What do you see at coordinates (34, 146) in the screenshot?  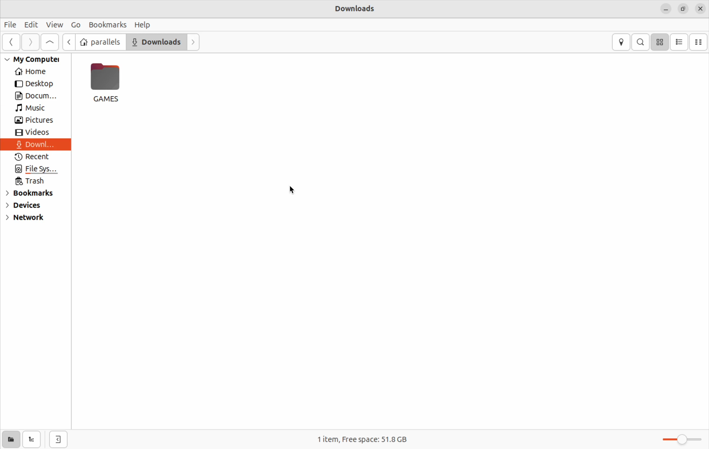 I see `Downloads` at bounding box center [34, 146].